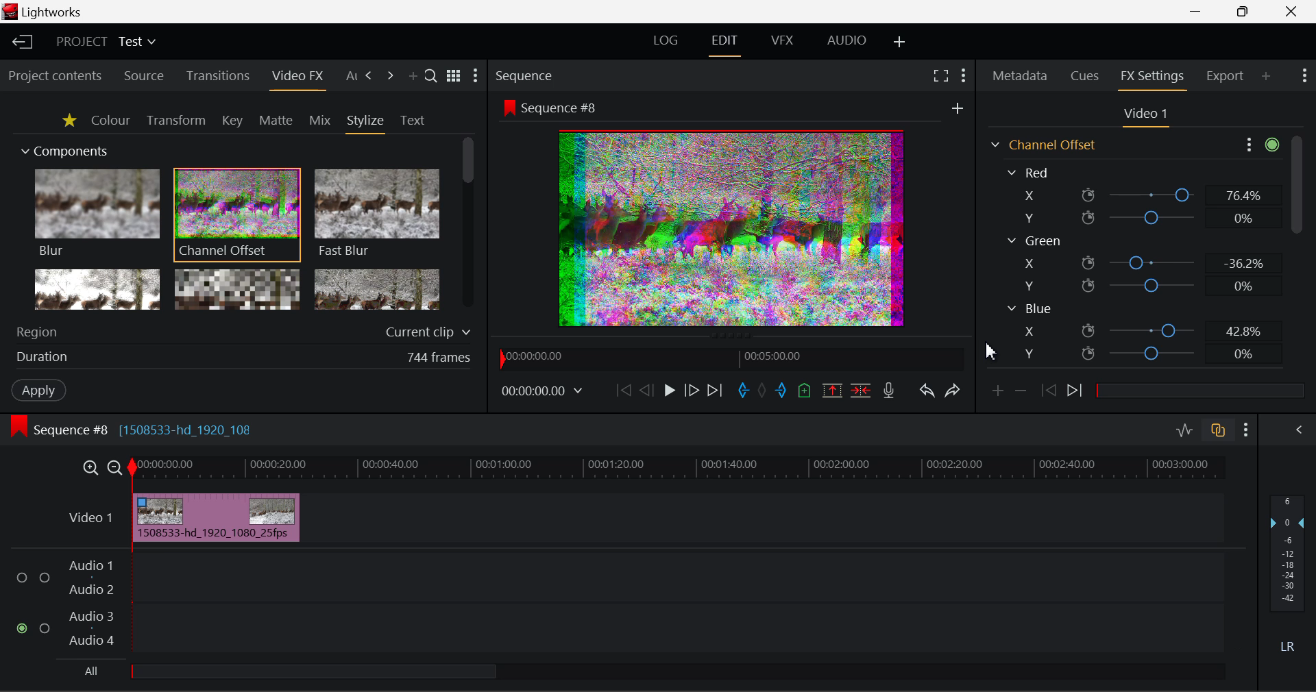  Describe the element at coordinates (175, 121) in the screenshot. I see `Transform` at that location.